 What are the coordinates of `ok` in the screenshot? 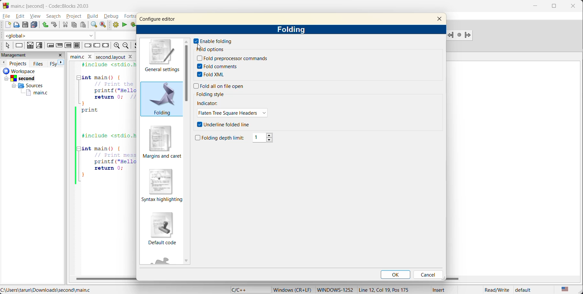 It's located at (395, 273).